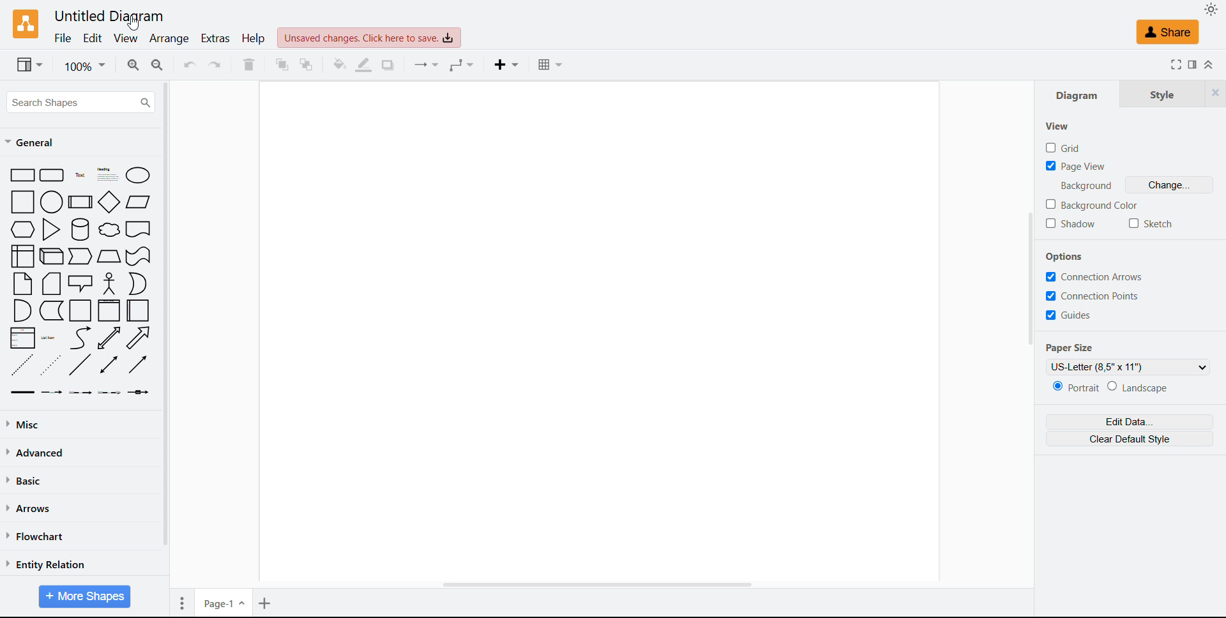 The image size is (1226, 618). What do you see at coordinates (1071, 224) in the screenshot?
I see `Shadow ` at bounding box center [1071, 224].